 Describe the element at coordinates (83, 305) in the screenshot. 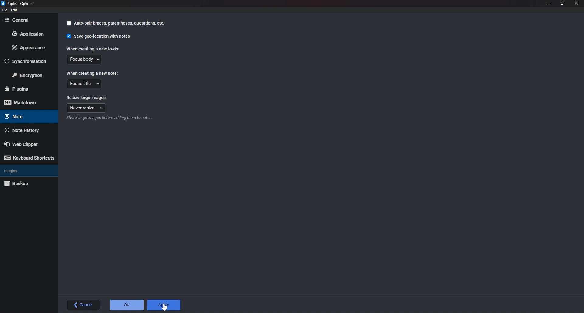

I see `Back` at that location.